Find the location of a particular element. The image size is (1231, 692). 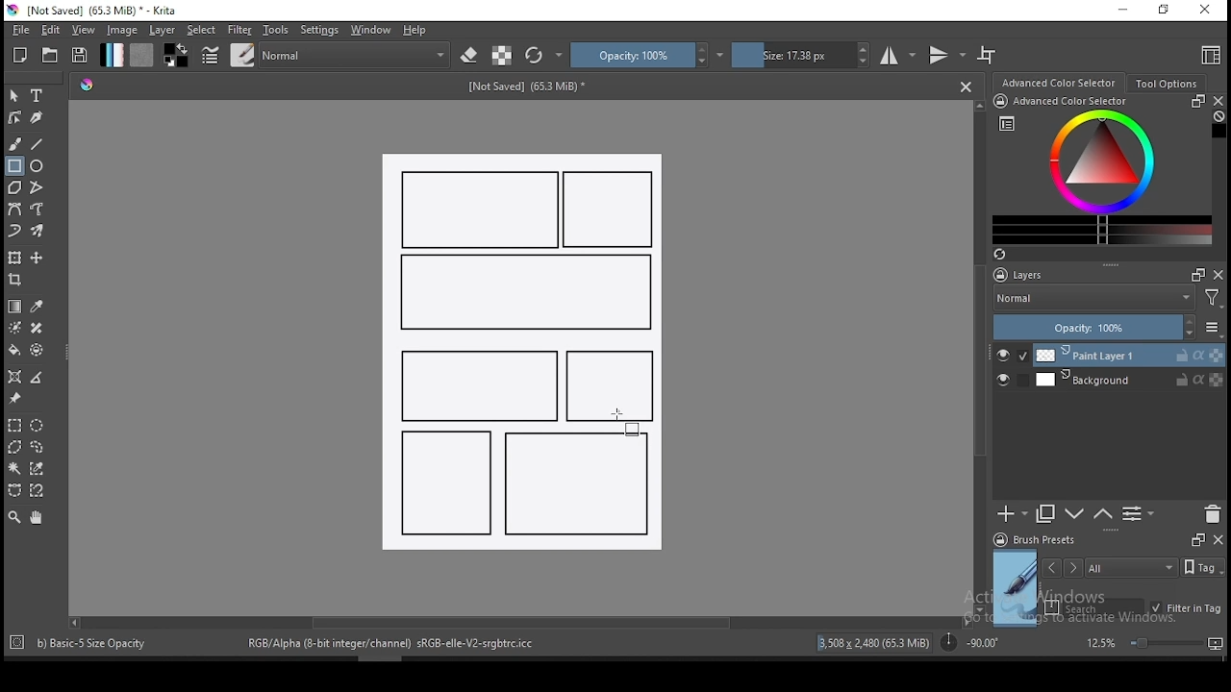

polygon tool is located at coordinates (13, 187).